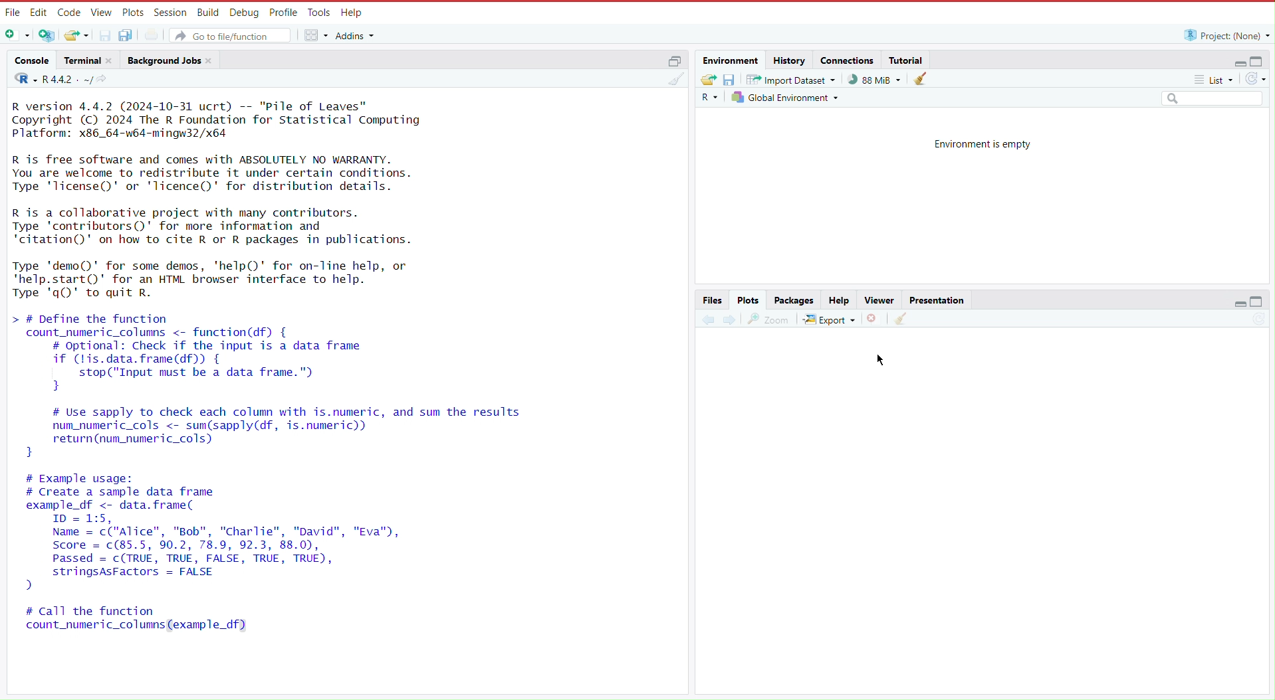  Describe the element at coordinates (830, 317) in the screenshot. I see `Export` at that location.